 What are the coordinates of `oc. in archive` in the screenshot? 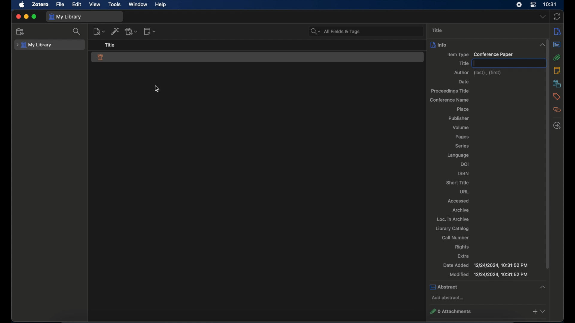 It's located at (451, 219).